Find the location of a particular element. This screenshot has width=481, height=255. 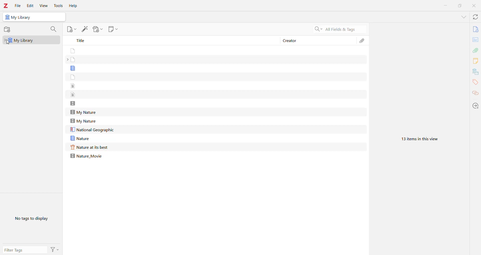

New Item is located at coordinates (71, 30).